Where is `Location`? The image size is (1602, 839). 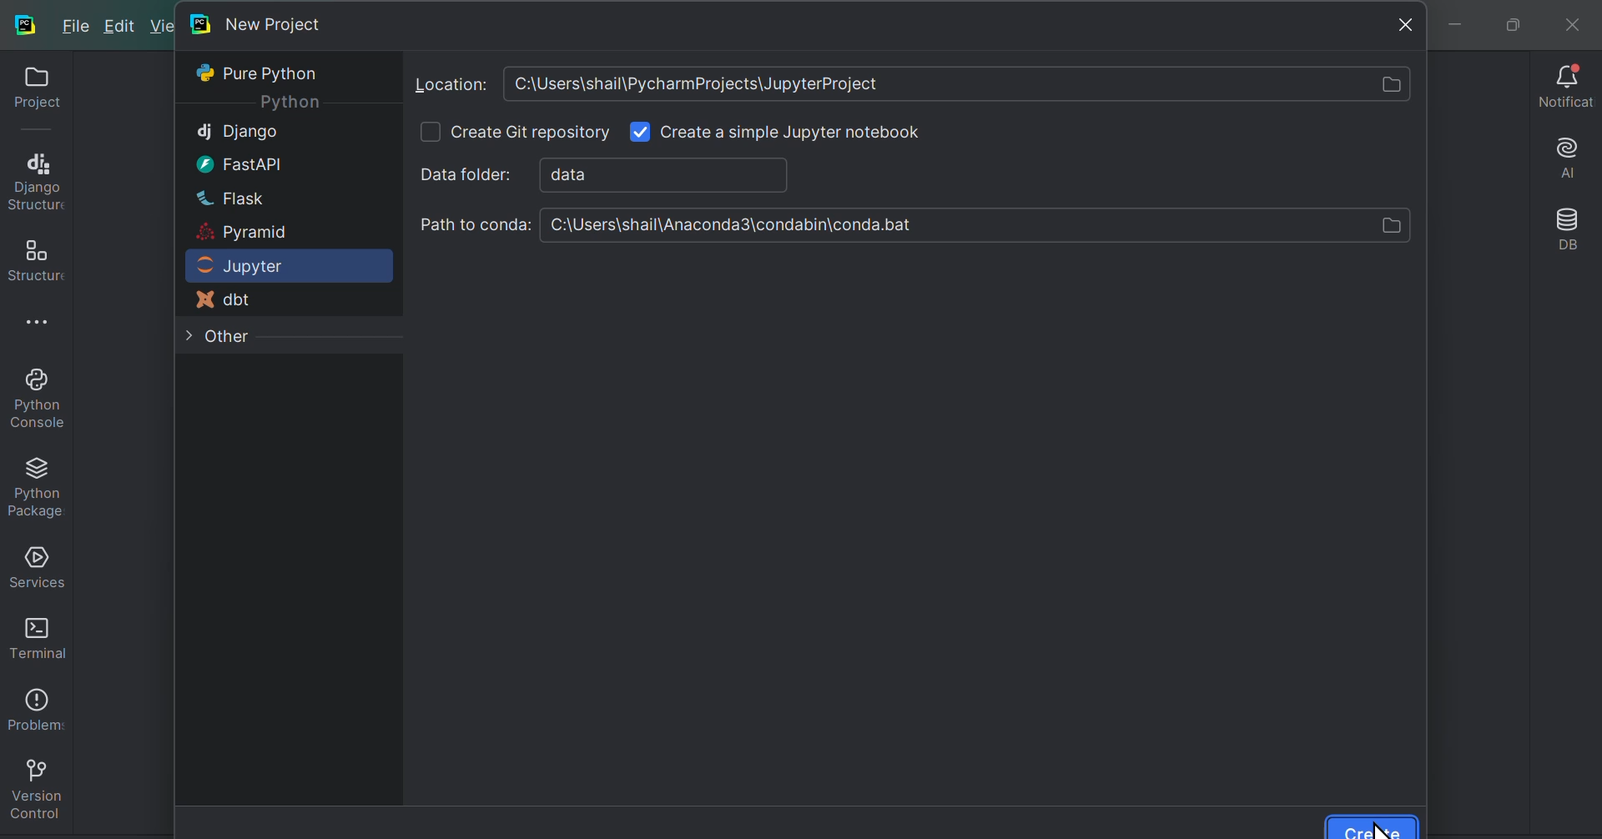
Location is located at coordinates (914, 84).